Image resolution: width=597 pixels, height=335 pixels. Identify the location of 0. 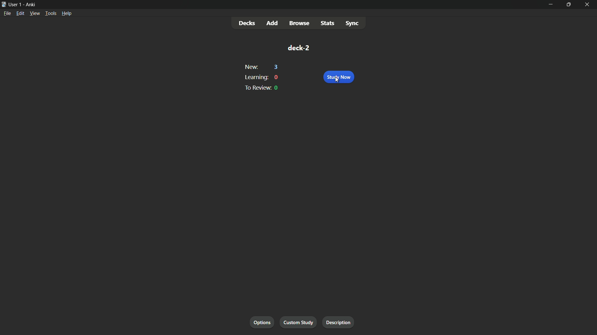
(276, 88).